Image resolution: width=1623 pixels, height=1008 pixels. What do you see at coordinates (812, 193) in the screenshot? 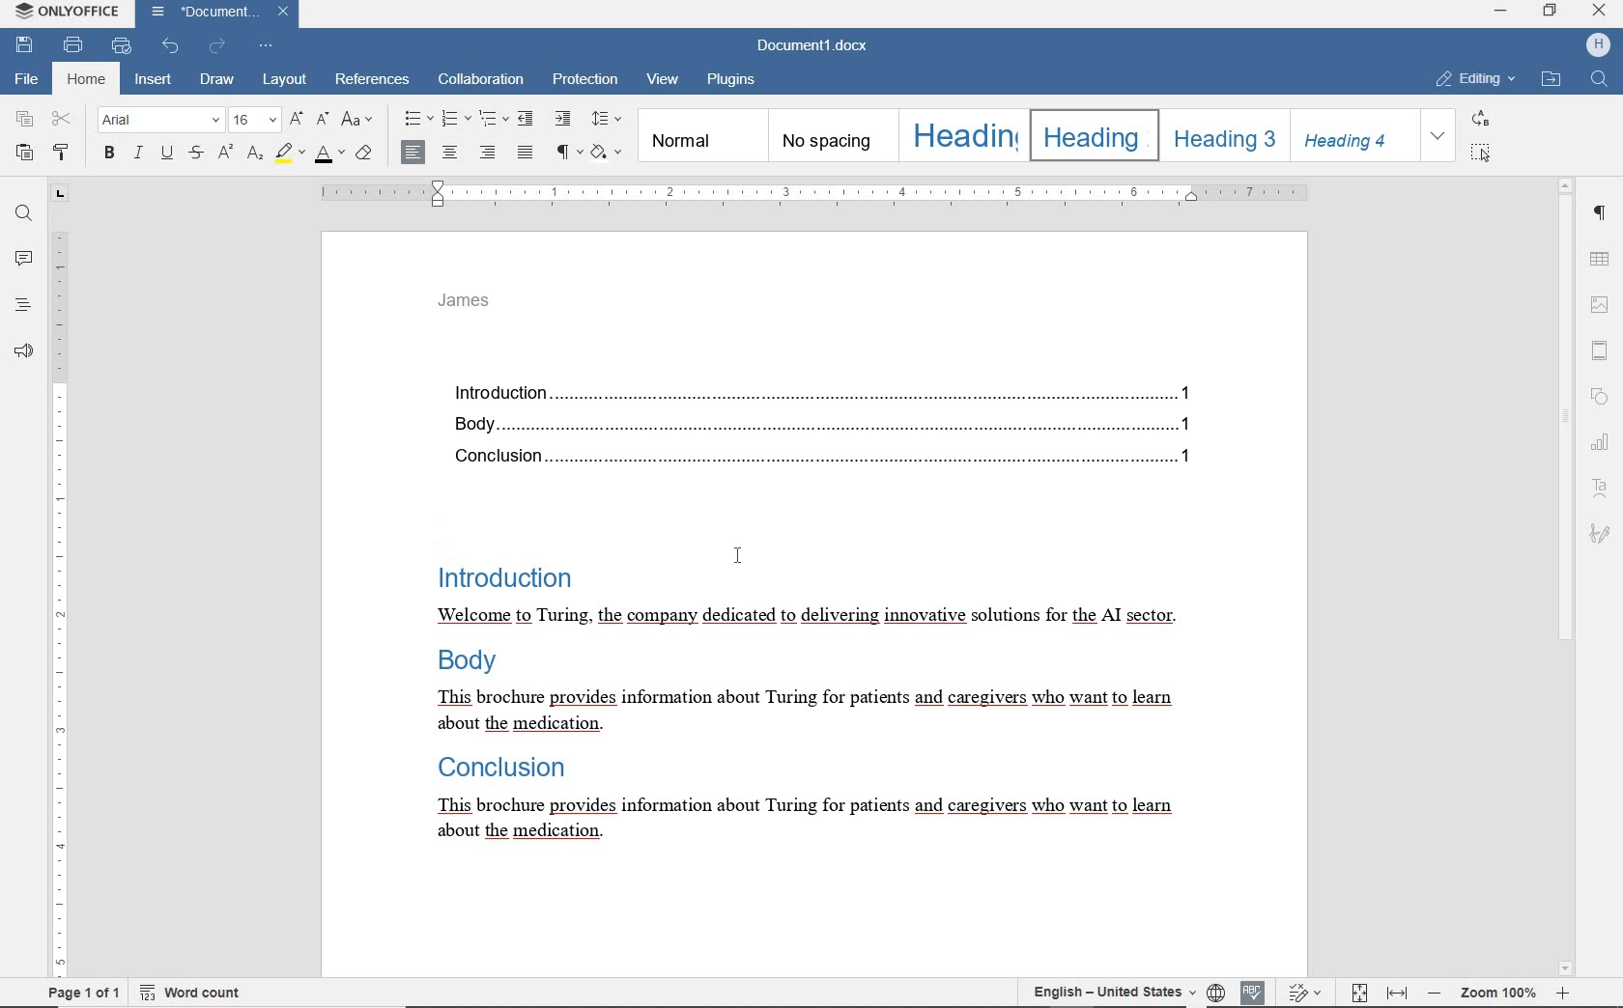
I see `ruler` at bounding box center [812, 193].